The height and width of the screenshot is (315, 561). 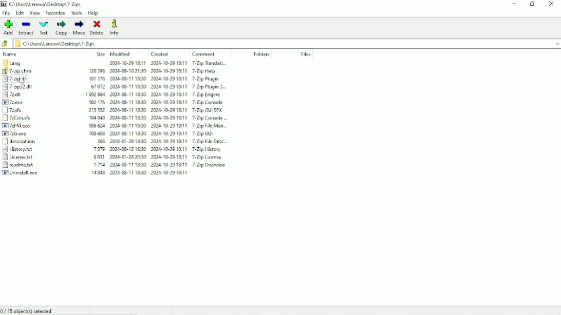 I want to click on Title, so click(x=44, y=4).